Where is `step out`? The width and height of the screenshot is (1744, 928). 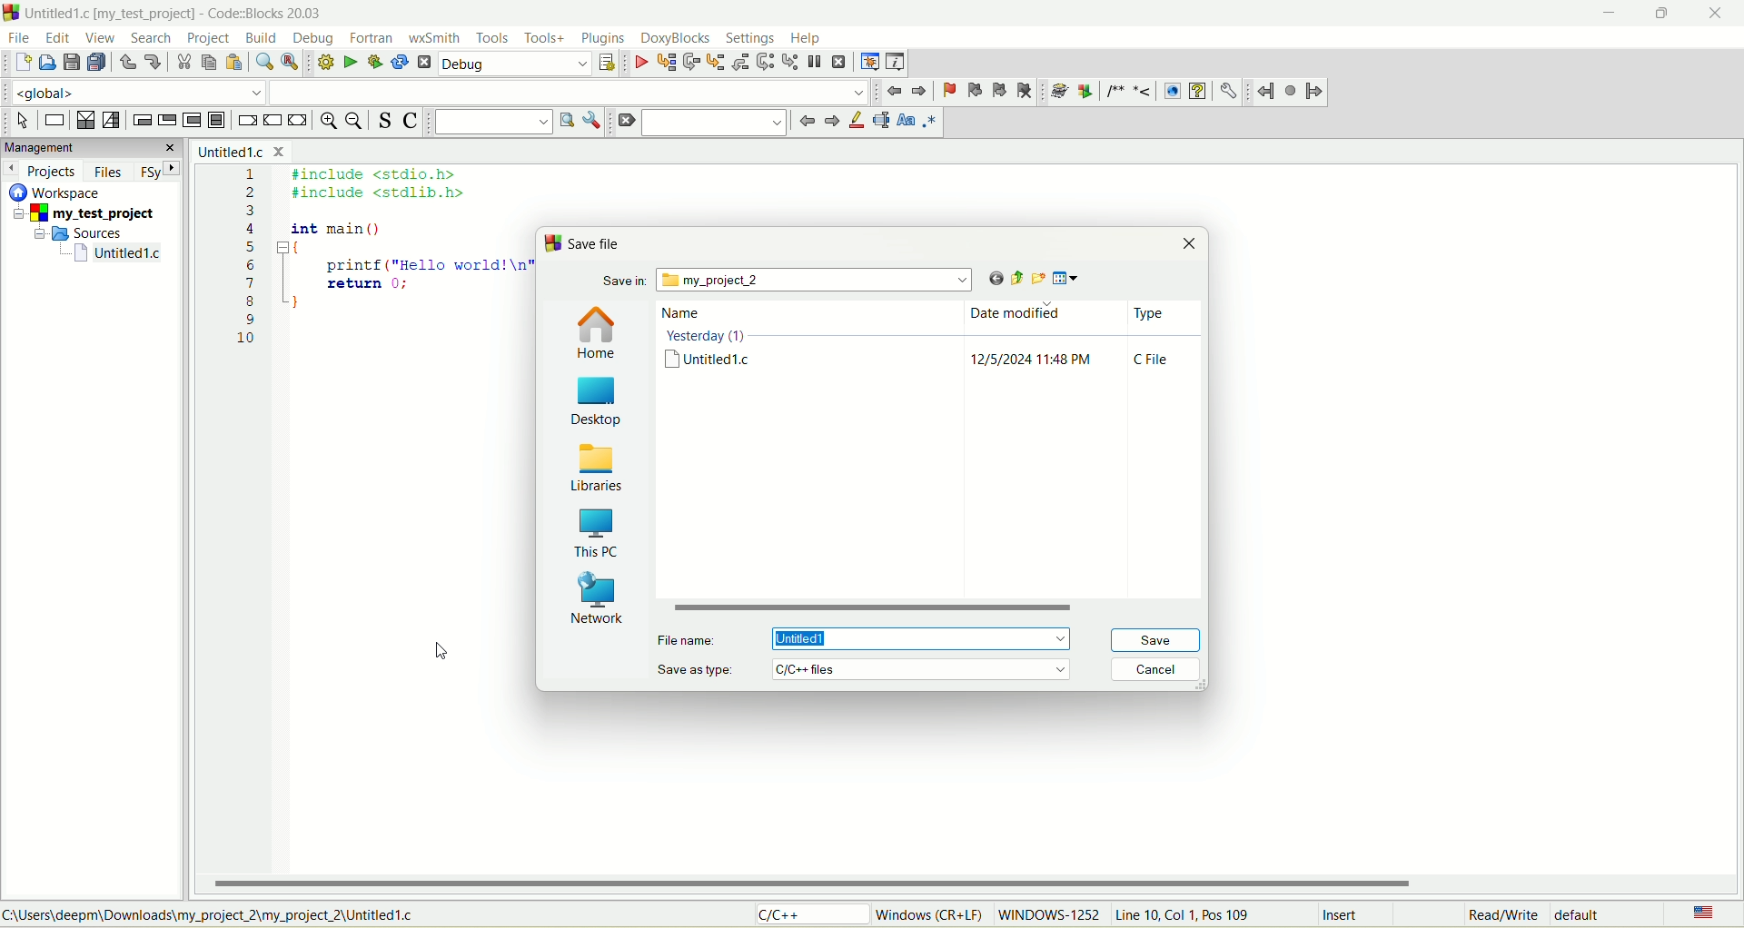 step out is located at coordinates (738, 62).